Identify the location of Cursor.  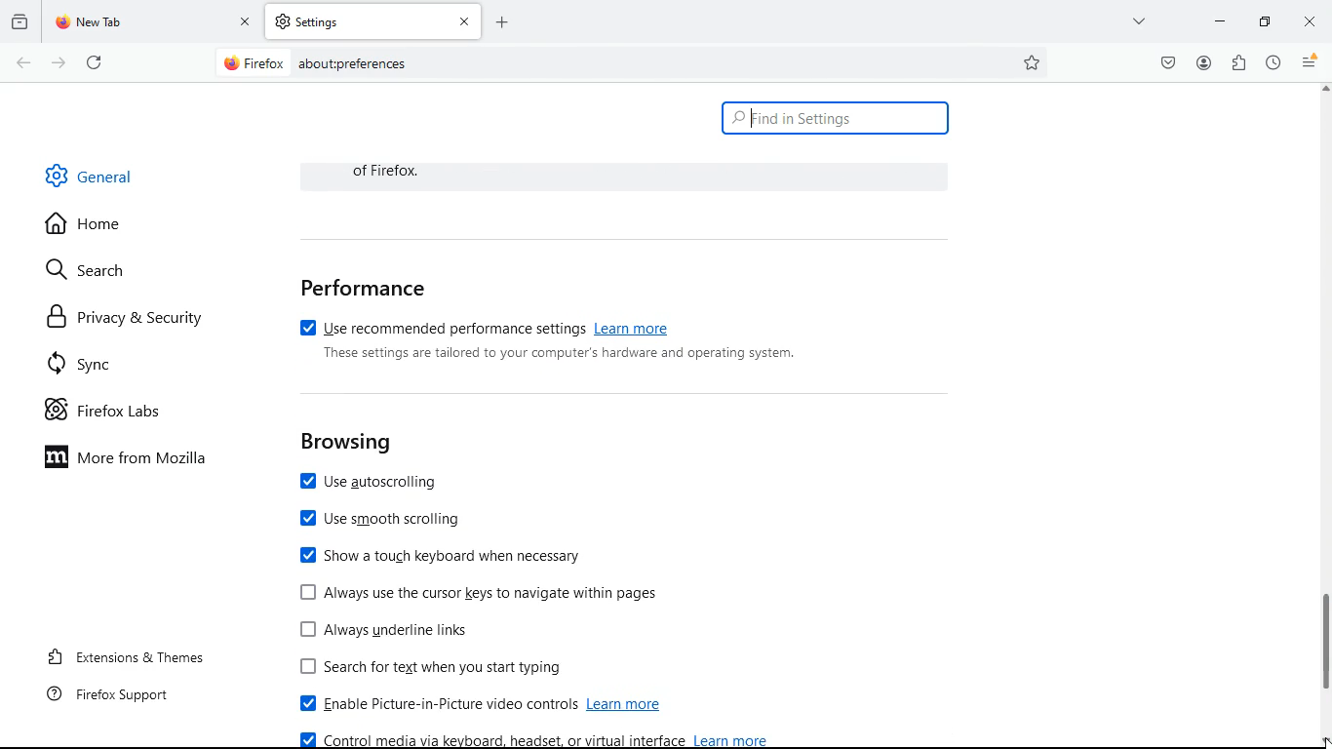
(1323, 740).